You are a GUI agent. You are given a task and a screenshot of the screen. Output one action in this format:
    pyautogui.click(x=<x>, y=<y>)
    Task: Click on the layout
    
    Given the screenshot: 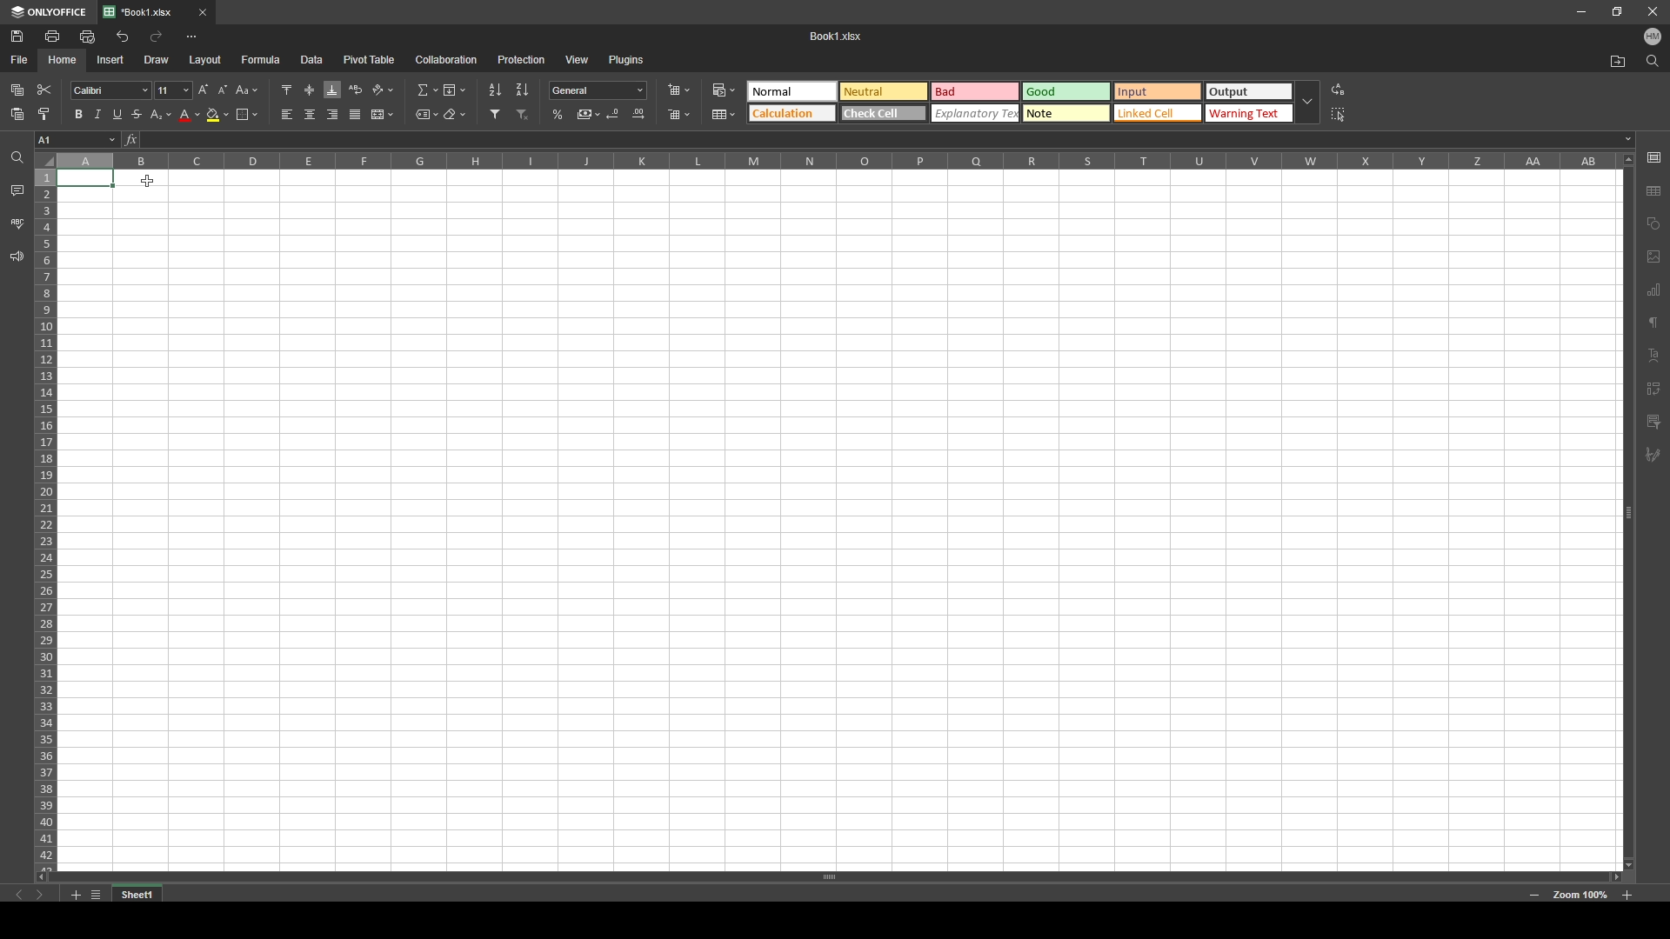 What is the action you would take?
    pyautogui.click(x=206, y=61)
    